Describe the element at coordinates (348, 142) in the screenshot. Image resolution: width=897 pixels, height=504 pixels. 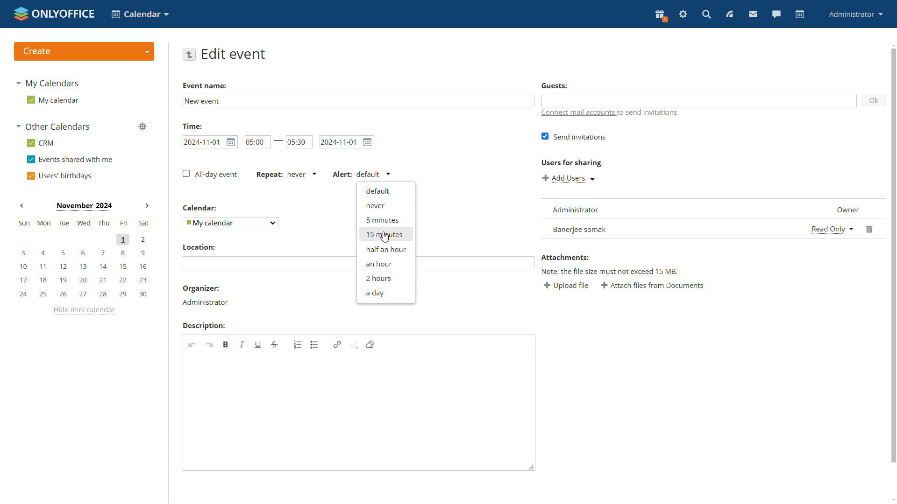
I see `end date` at that location.